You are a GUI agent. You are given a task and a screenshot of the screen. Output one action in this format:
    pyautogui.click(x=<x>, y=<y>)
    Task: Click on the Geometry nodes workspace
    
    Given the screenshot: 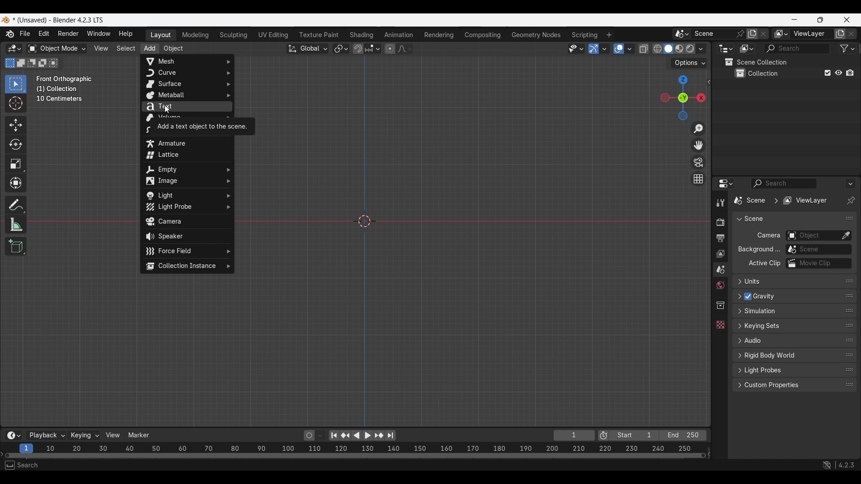 What is the action you would take?
    pyautogui.click(x=536, y=35)
    